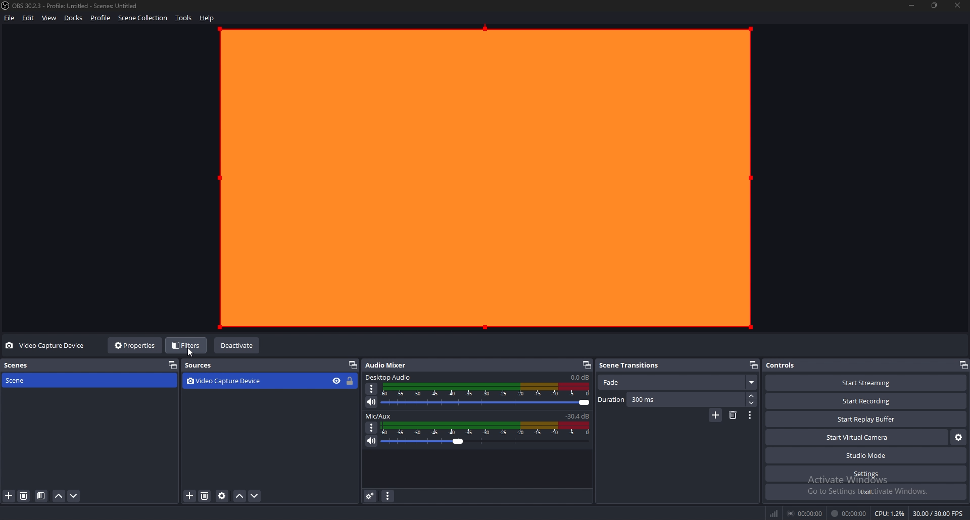  I want to click on properties, so click(136, 345).